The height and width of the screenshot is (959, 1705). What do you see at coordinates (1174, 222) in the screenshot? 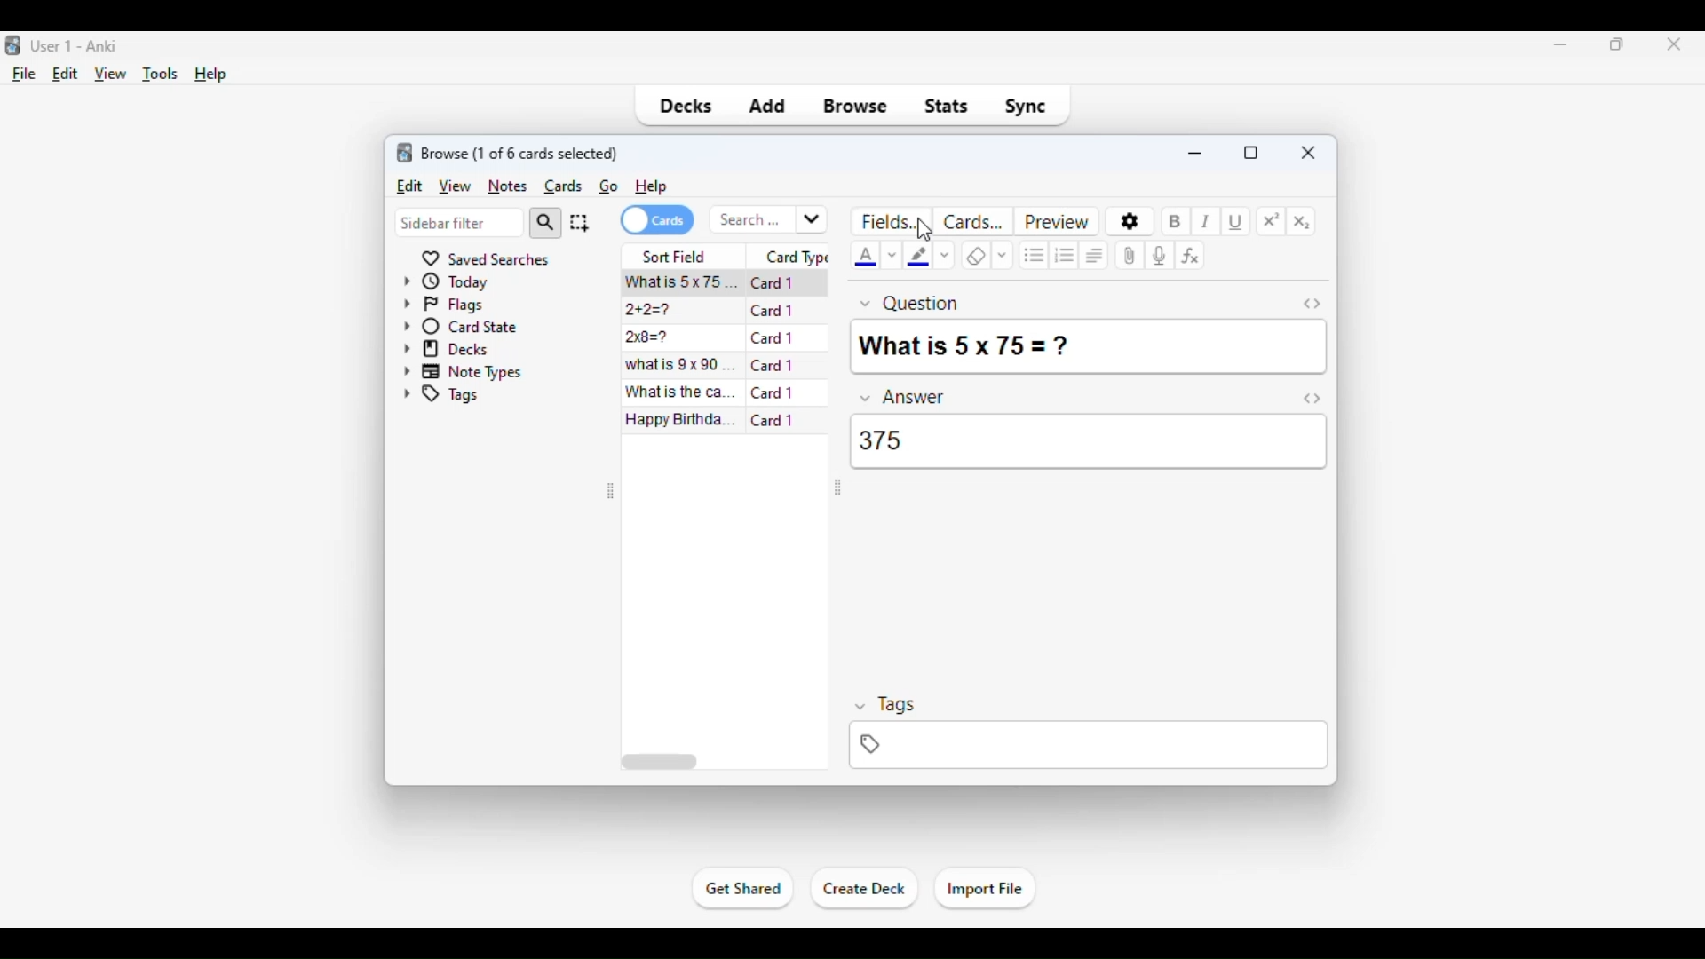
I see `bold` at bounding box center [1174, 222].